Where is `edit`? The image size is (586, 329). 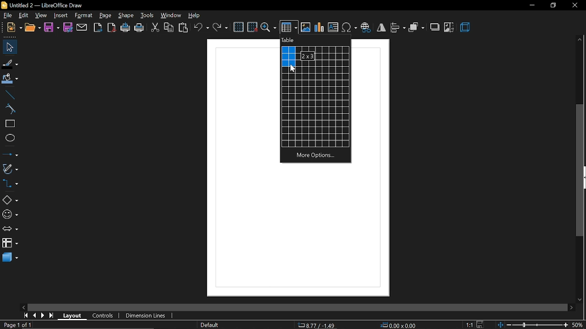
edit is located at coordinates (24, 16).